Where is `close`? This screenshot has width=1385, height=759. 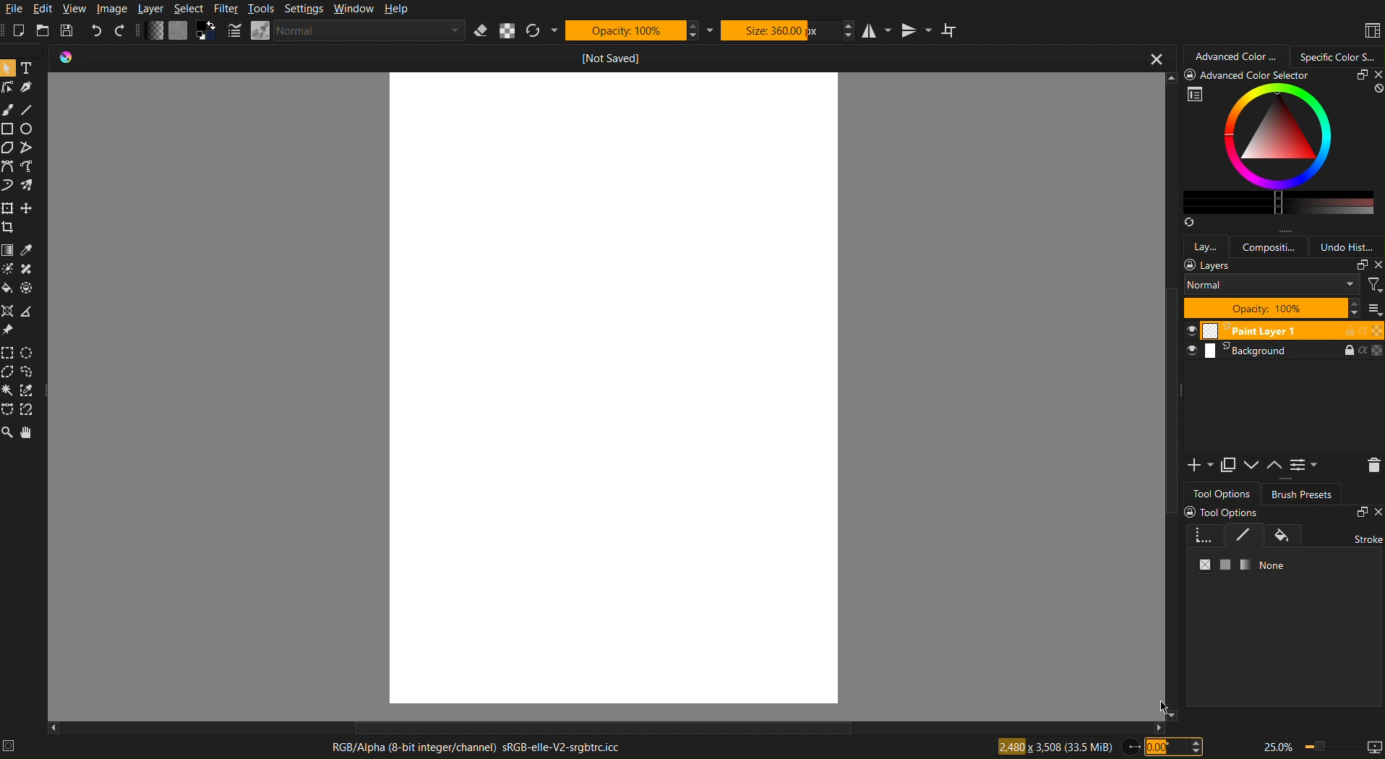
close is located at coordinates (1156, 58).